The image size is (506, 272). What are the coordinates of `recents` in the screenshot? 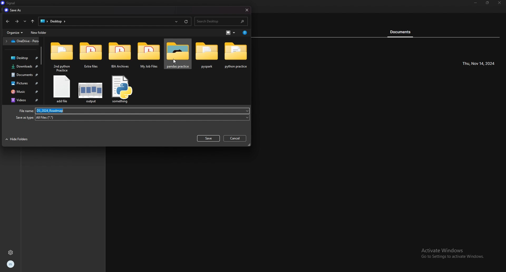 It's located at (176, 22).